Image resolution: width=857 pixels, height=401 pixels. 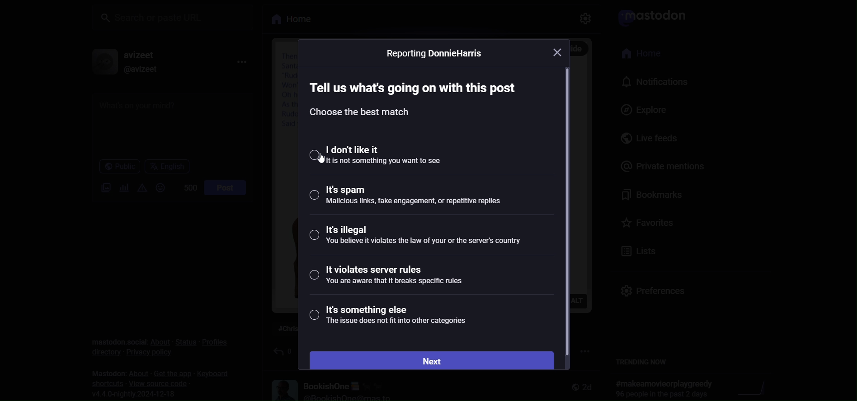 I want to click on version, so click(x=138, y=394).